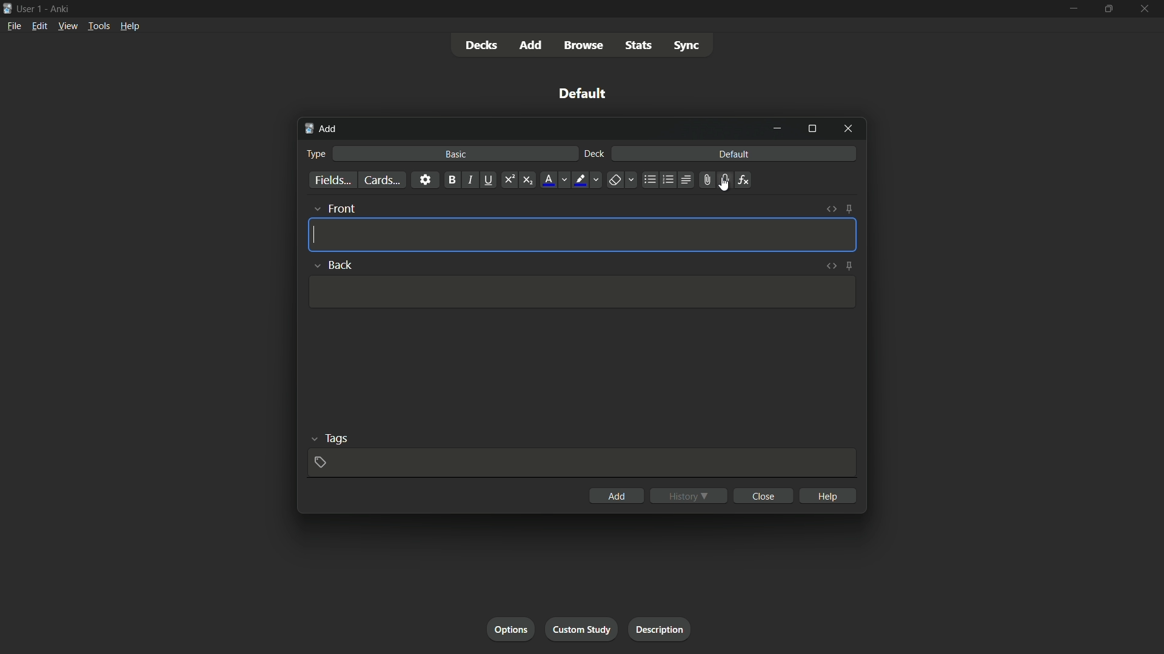 The width and height of the screenshot is (1164, 654). I want to click on toggle html editor, so click(831, 266).